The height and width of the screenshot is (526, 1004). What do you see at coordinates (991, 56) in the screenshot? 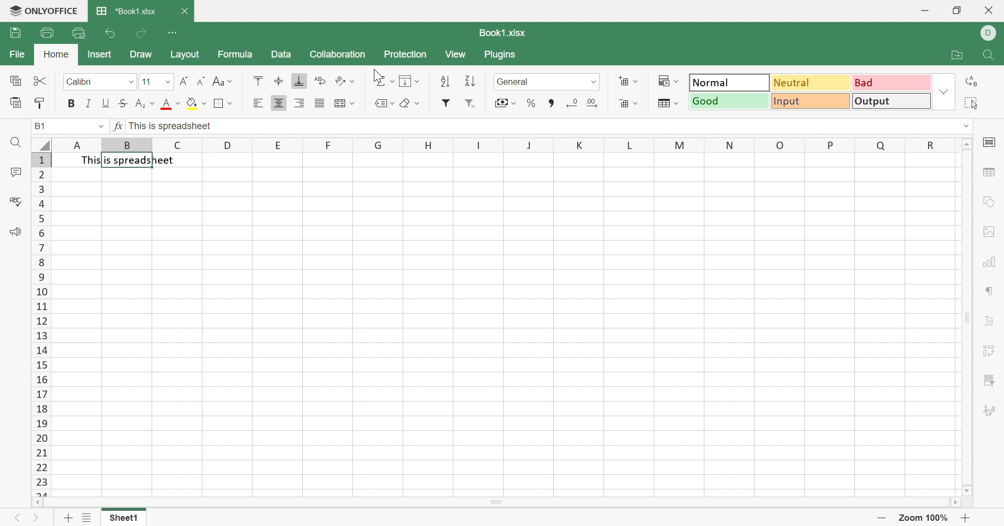
I see `Find` at bounding box center [991, 56].